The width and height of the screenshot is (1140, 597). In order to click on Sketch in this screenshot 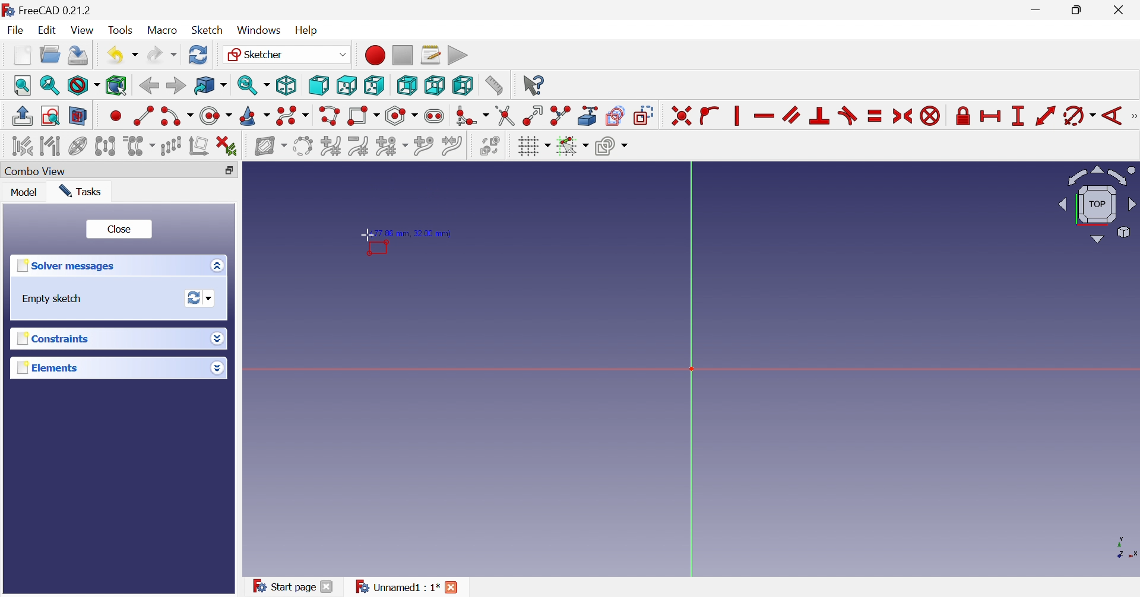, I will do `click(207, 30)`.